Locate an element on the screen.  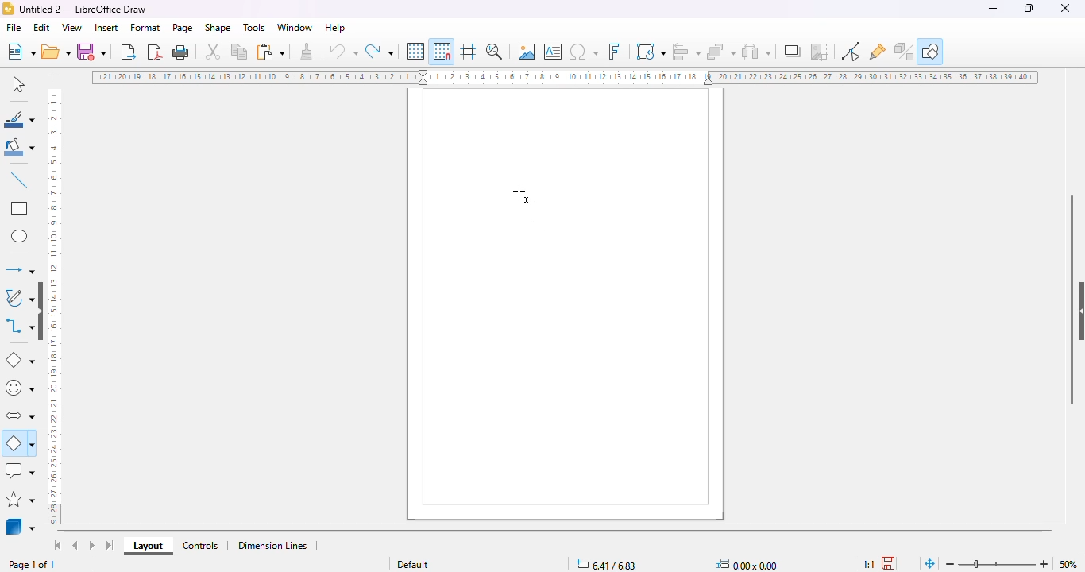
select is located at coordinates (17, 83).